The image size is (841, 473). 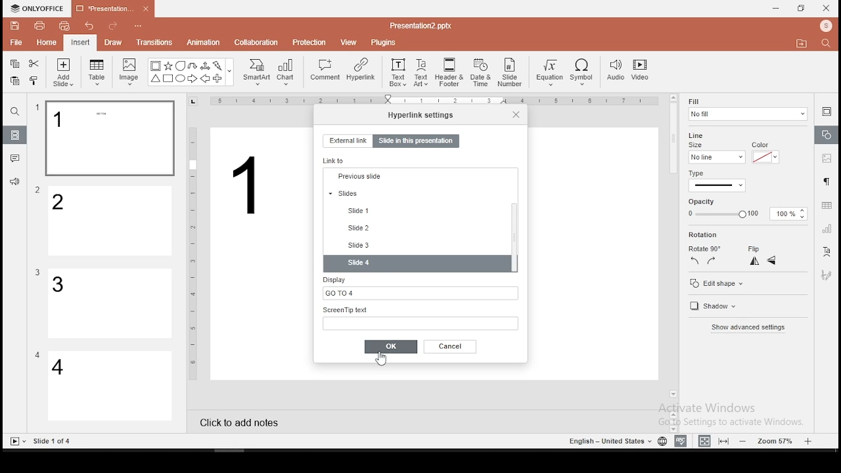 What do you see at coordinates (712, 260) in the screenshot?
I see `rotate 90 clockwise` at bounding box center [712, 260].